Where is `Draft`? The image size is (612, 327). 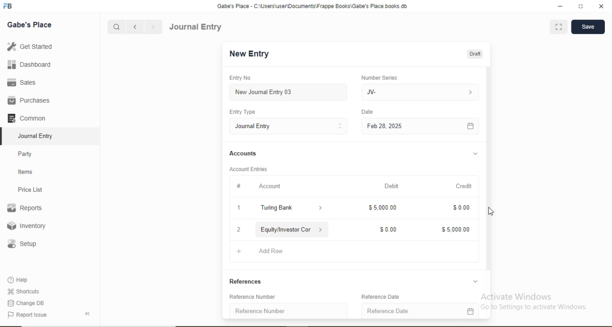 Draft is located at coordinates (475, 54).